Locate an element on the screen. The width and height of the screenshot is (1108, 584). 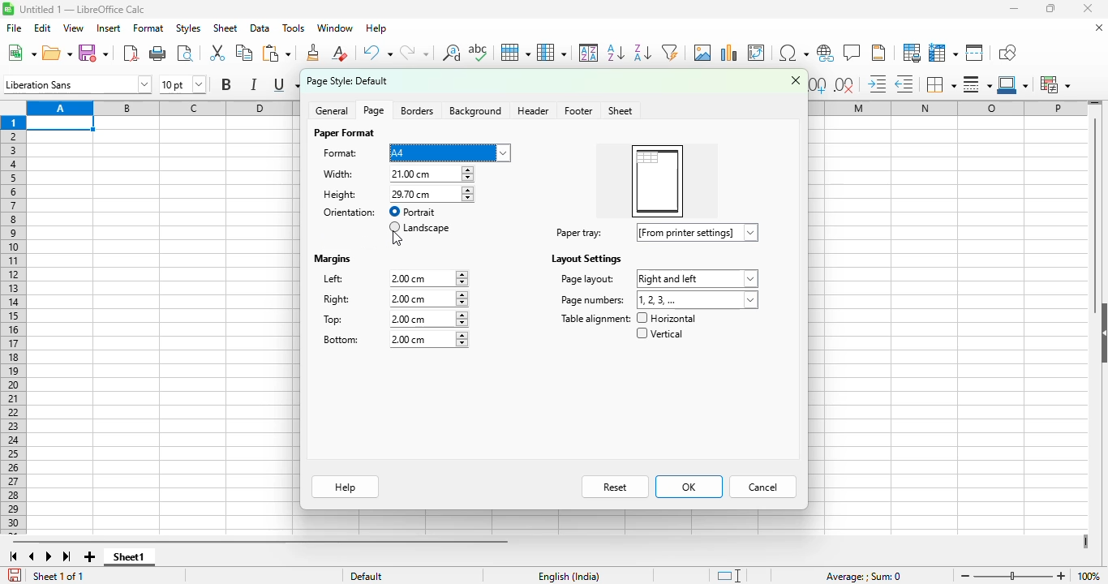
general is located at coordinates (333, 110).